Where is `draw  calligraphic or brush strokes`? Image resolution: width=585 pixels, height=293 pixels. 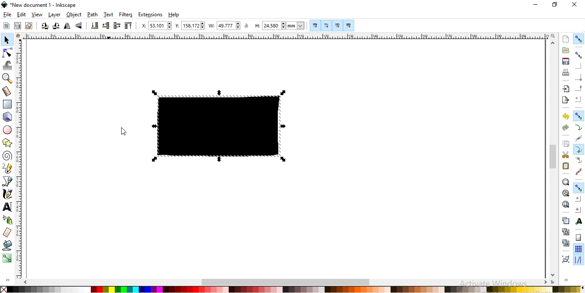 draw  calligraphic or brush strokes is located at coordinates (7, 194).